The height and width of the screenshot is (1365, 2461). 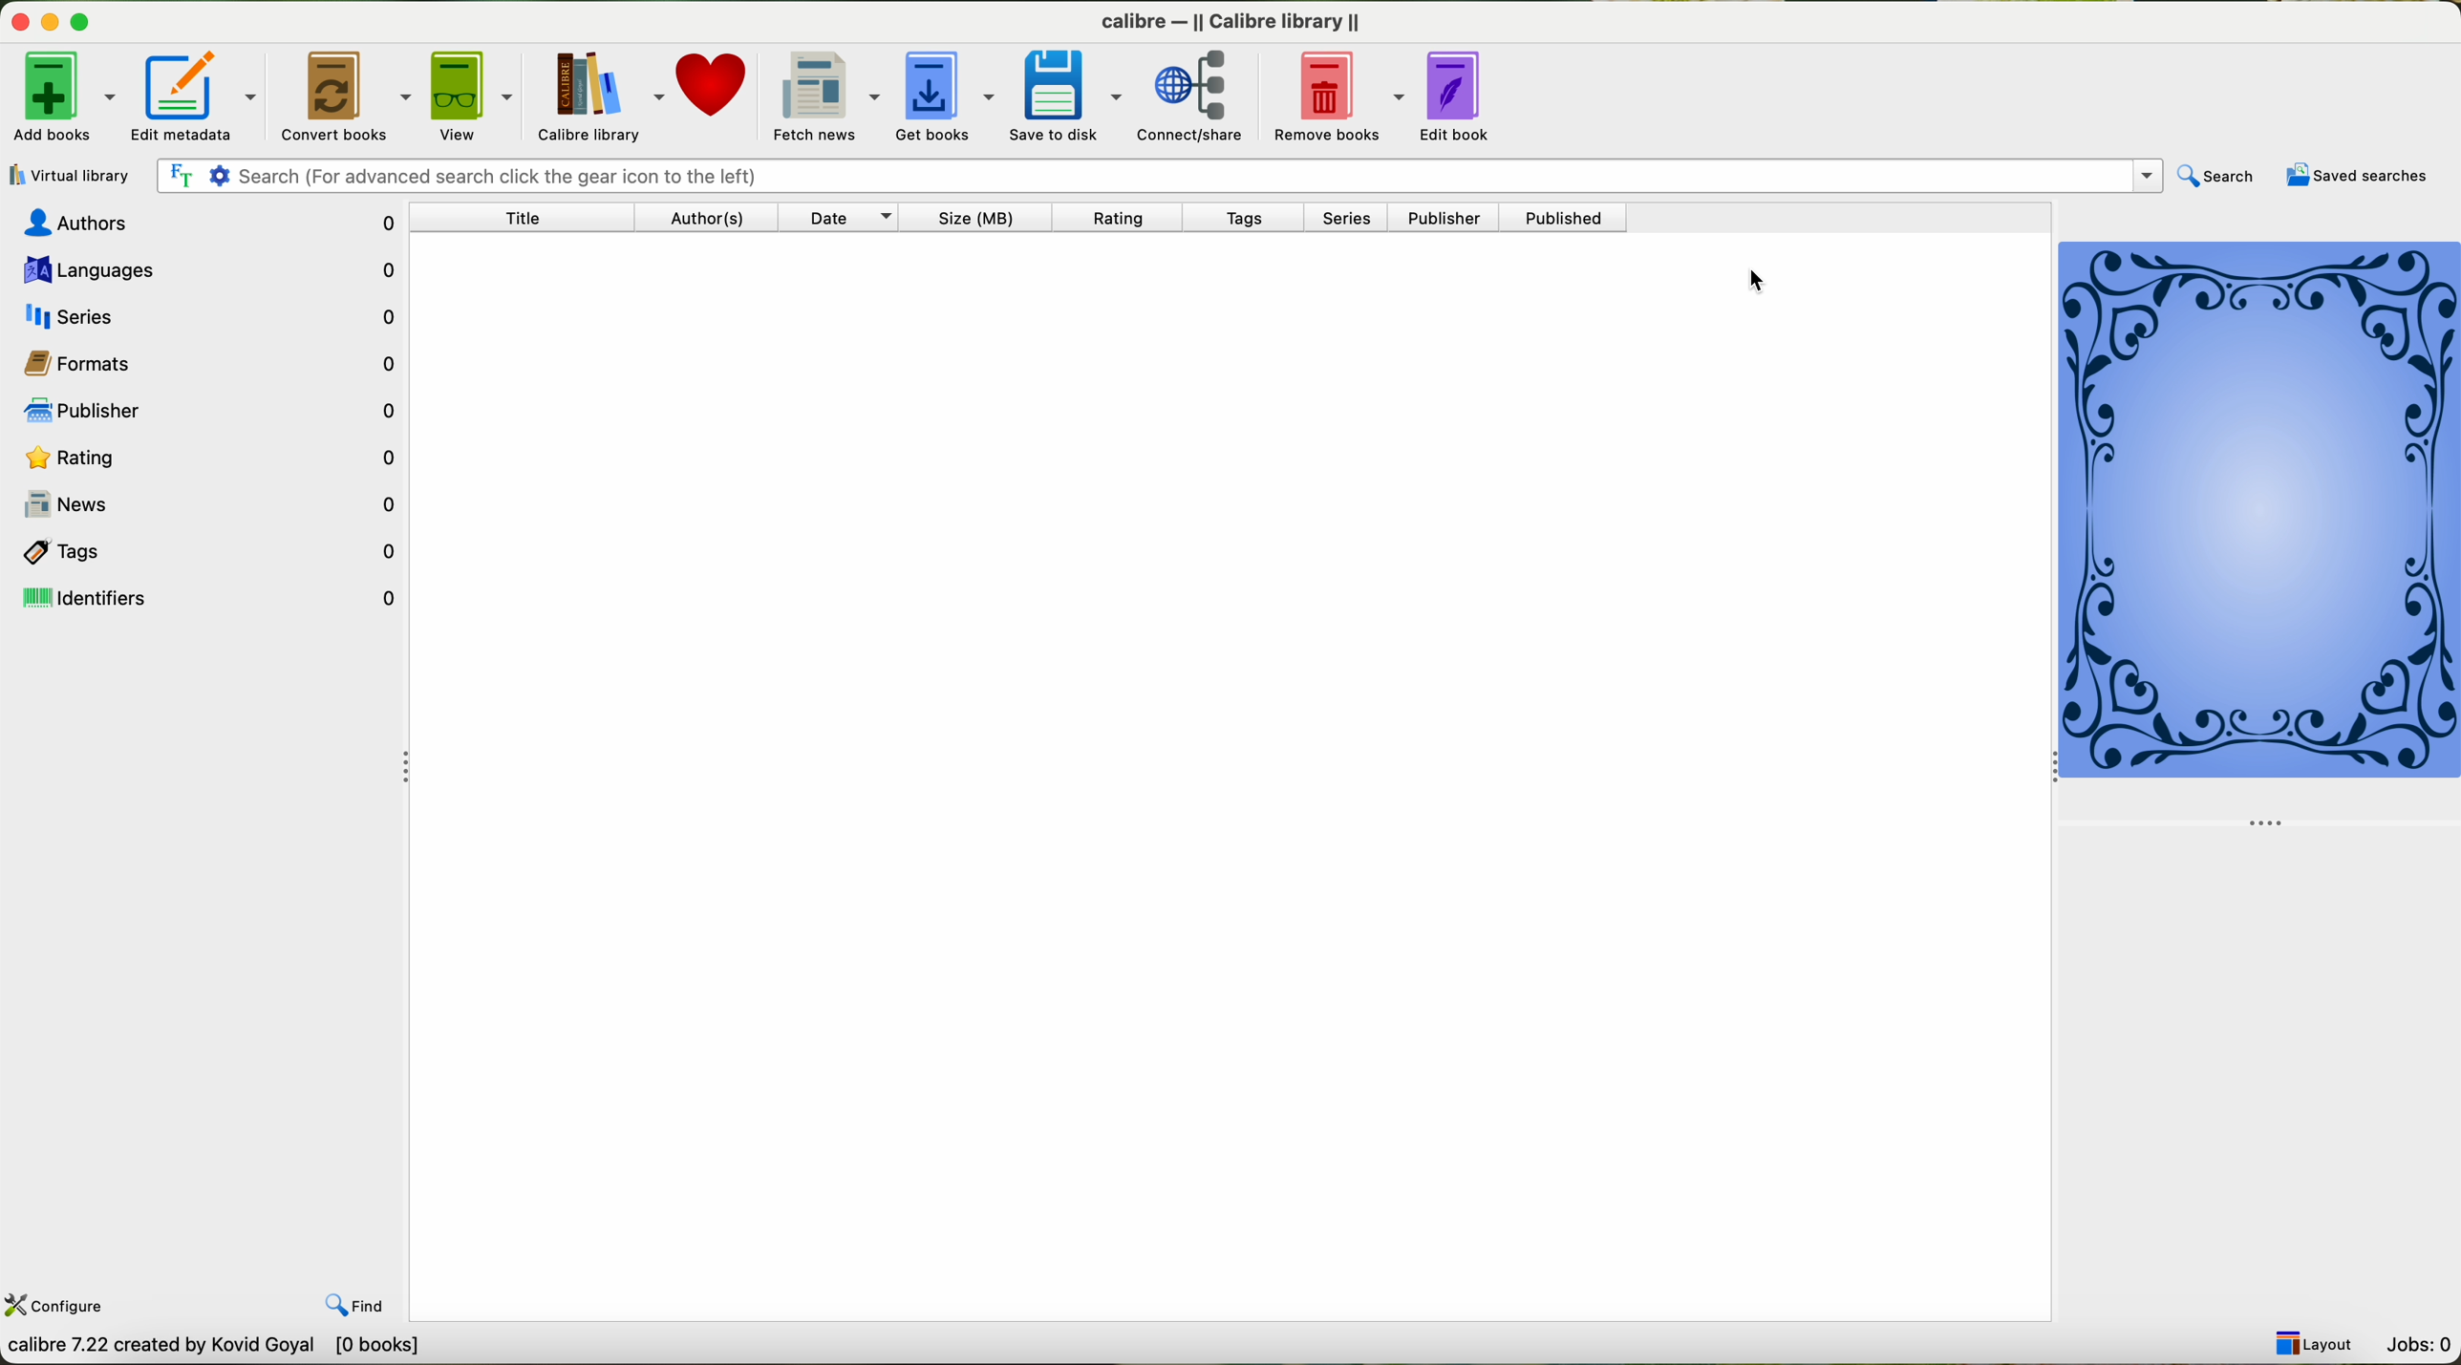 I want to click on tags, so click(x=202, y=553).